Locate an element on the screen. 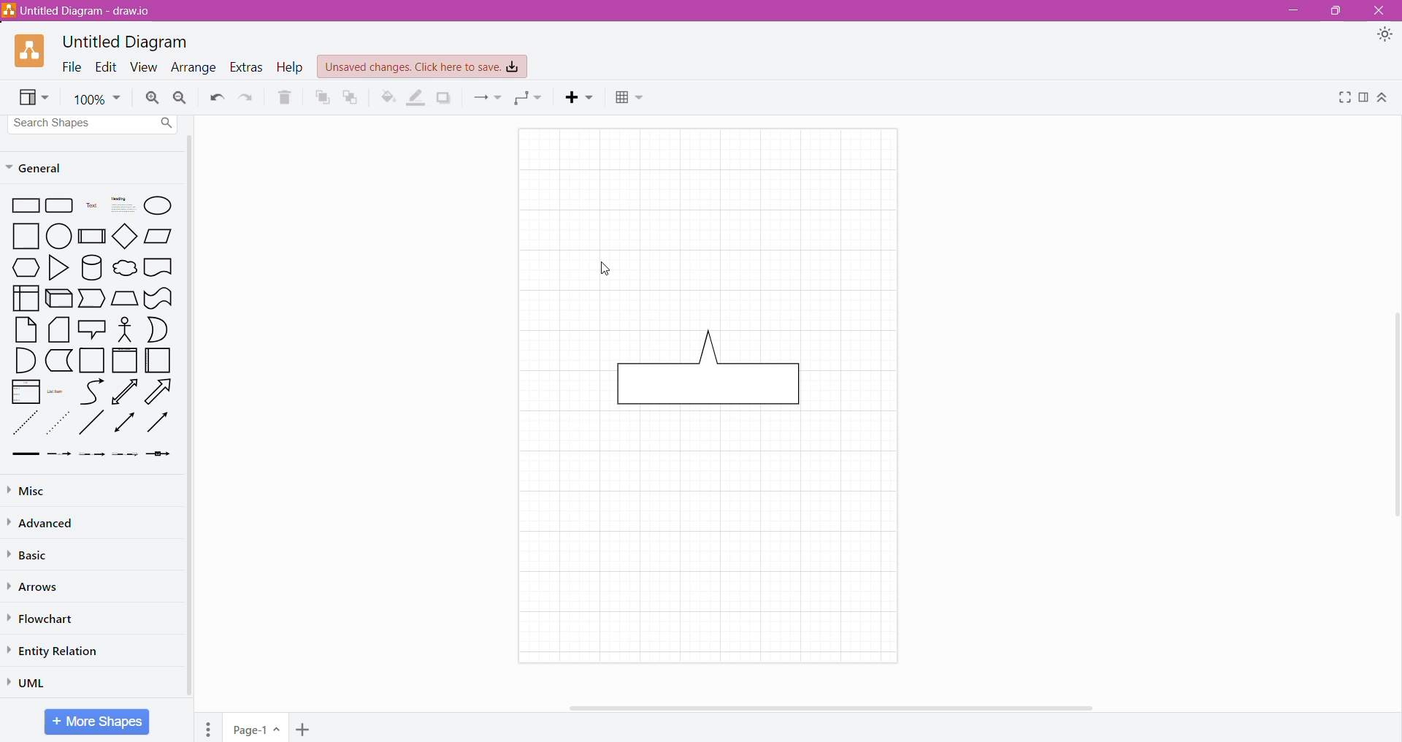  Quarter Circle  is located at coordinates (24, 360).